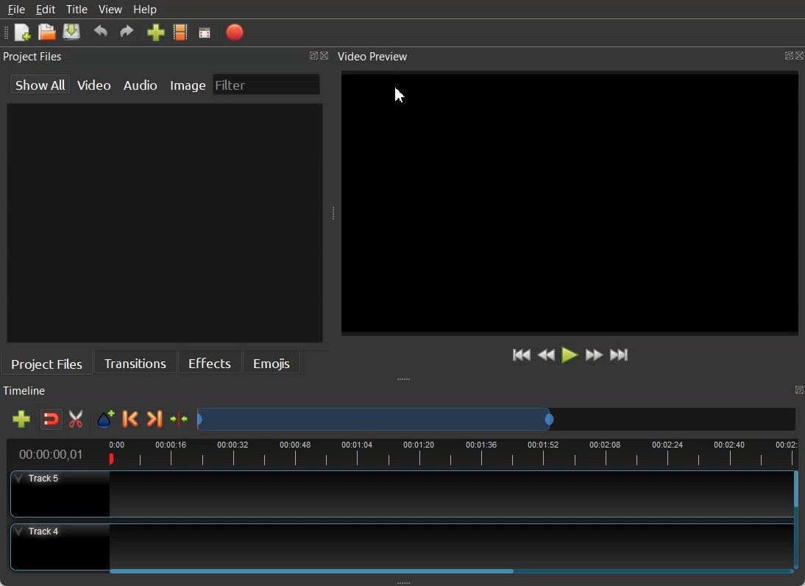 Image resolution: width=805 pixels, height=586 pixels. What do you see at coordinates (799, 56) in the screenshot?
I see `Close` at bounding box center [799, 56].